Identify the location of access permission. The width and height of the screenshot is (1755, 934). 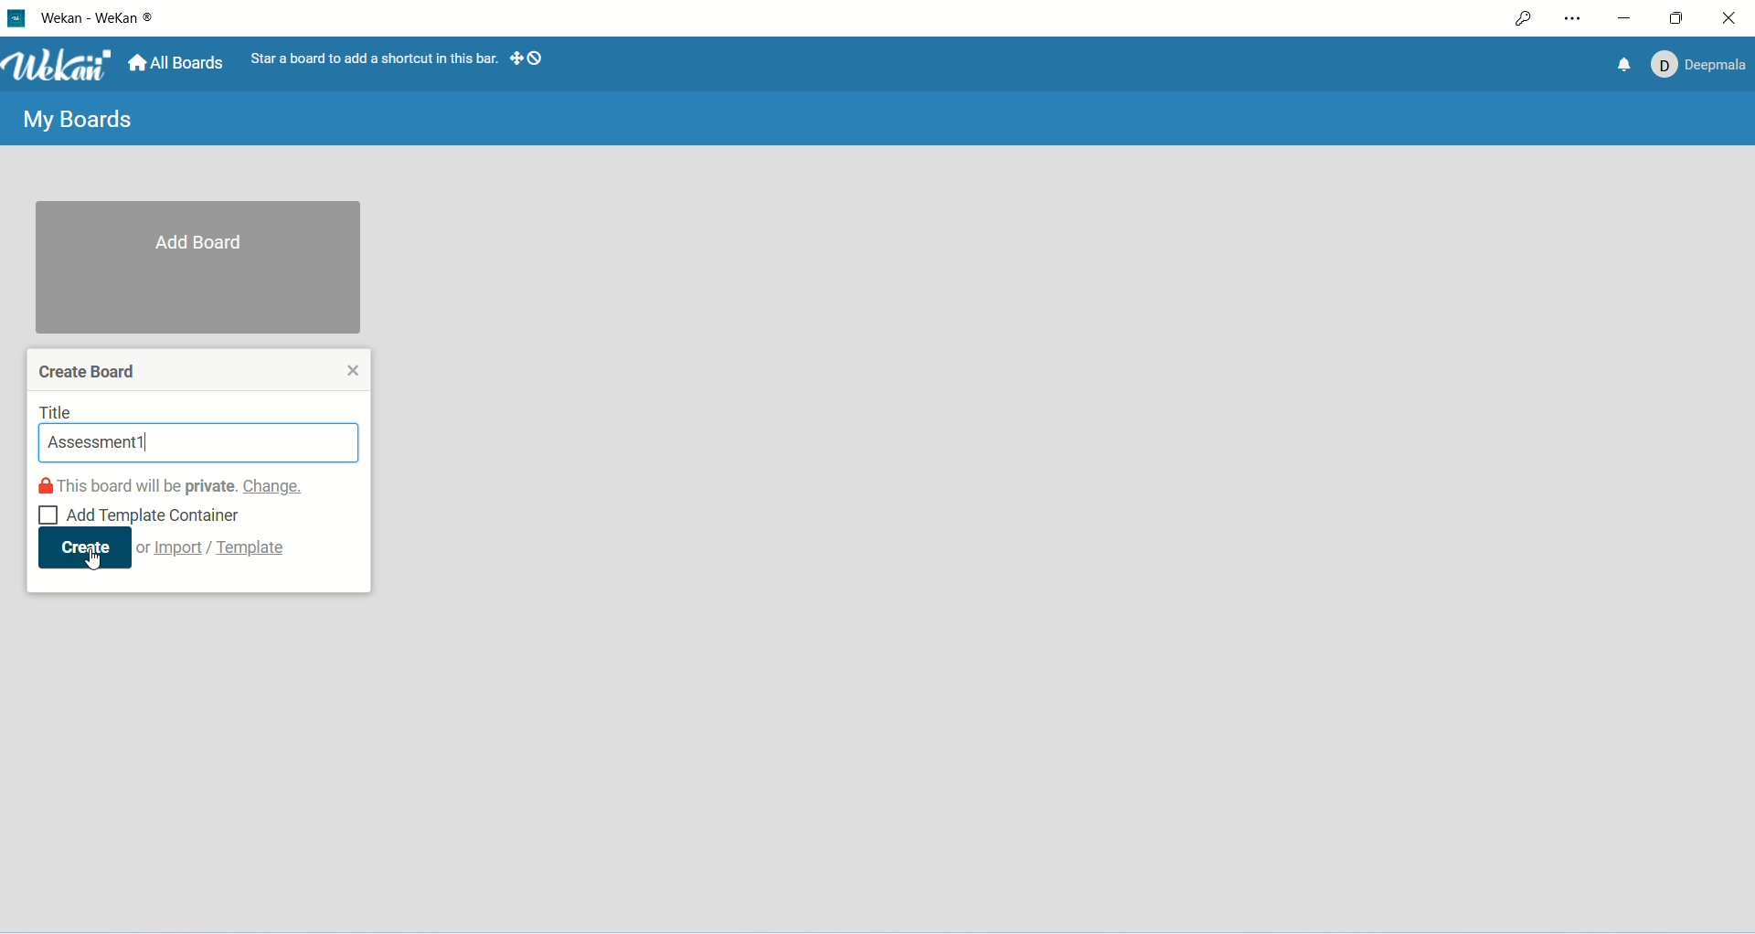
(1524, 18).